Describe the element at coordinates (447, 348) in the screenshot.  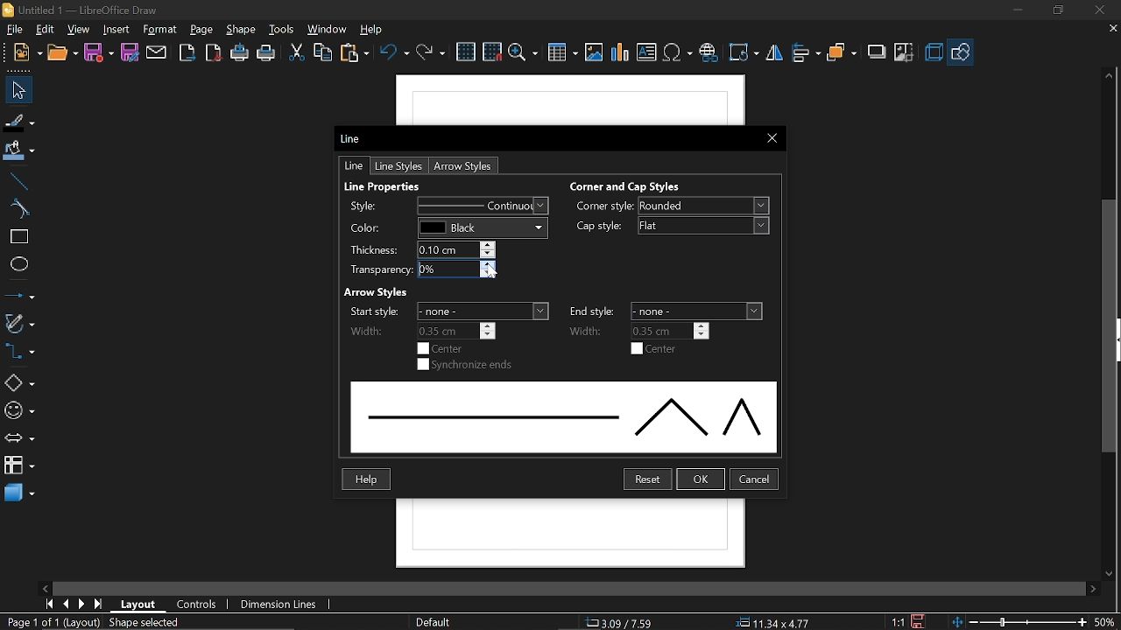
I see `center` at that location.